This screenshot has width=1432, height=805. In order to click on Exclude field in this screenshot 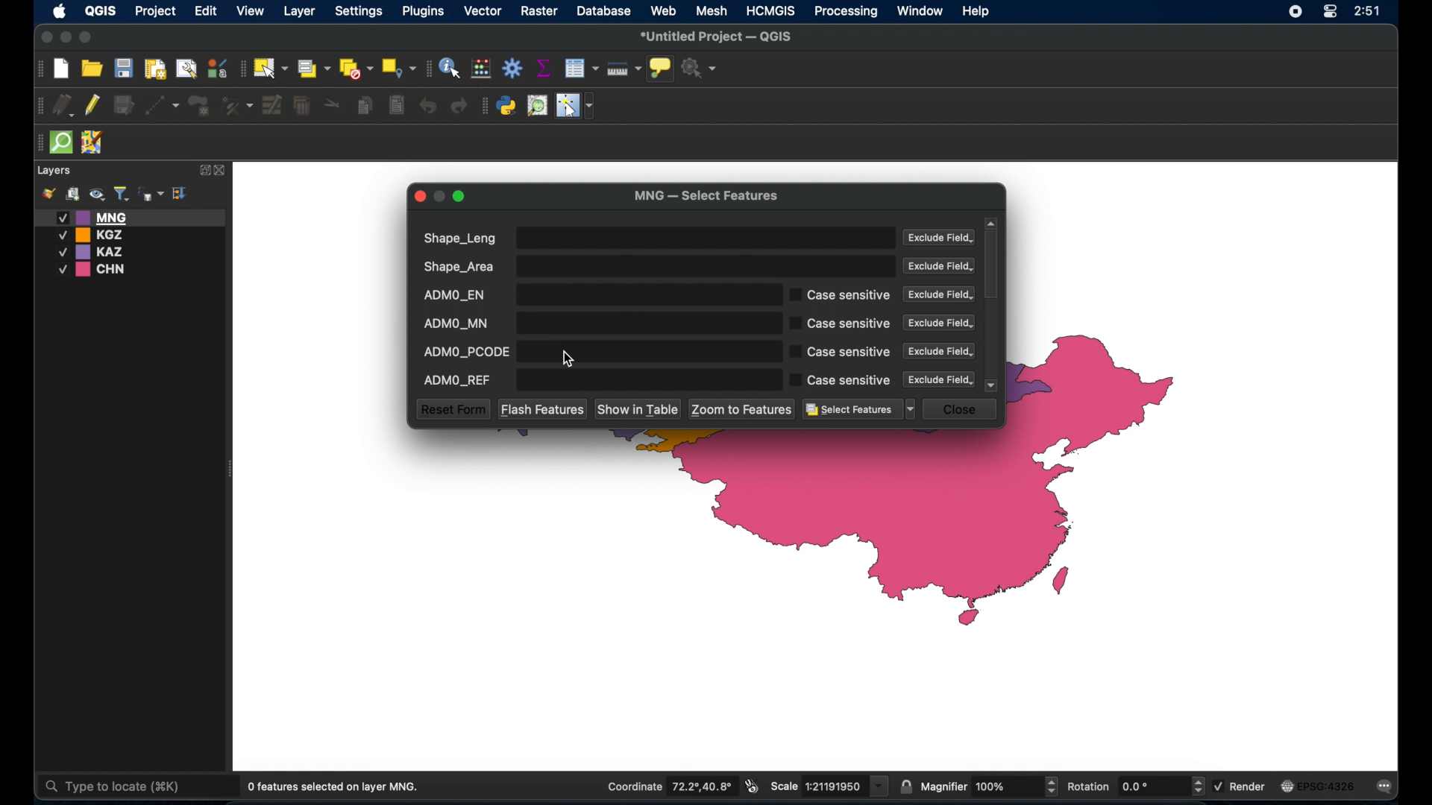, I will do `click(938, 294)`.